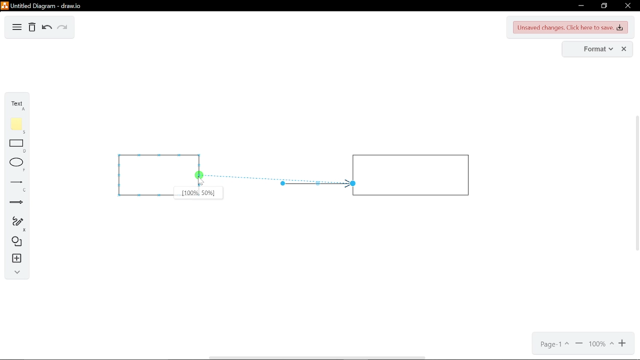  Describe the element at coordinates (45, 6) in the screenshot. I see `untitled document - draw.io` at that location.